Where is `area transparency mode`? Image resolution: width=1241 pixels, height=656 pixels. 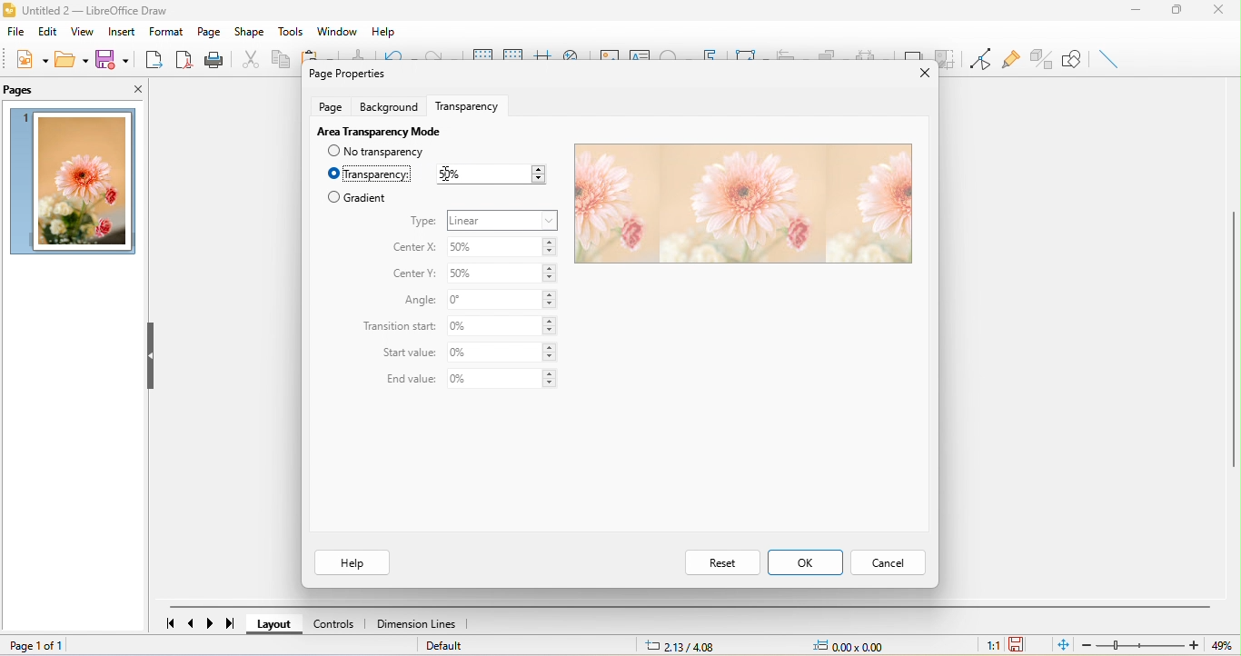
area transparency mode is located at coordinates (377, 130).